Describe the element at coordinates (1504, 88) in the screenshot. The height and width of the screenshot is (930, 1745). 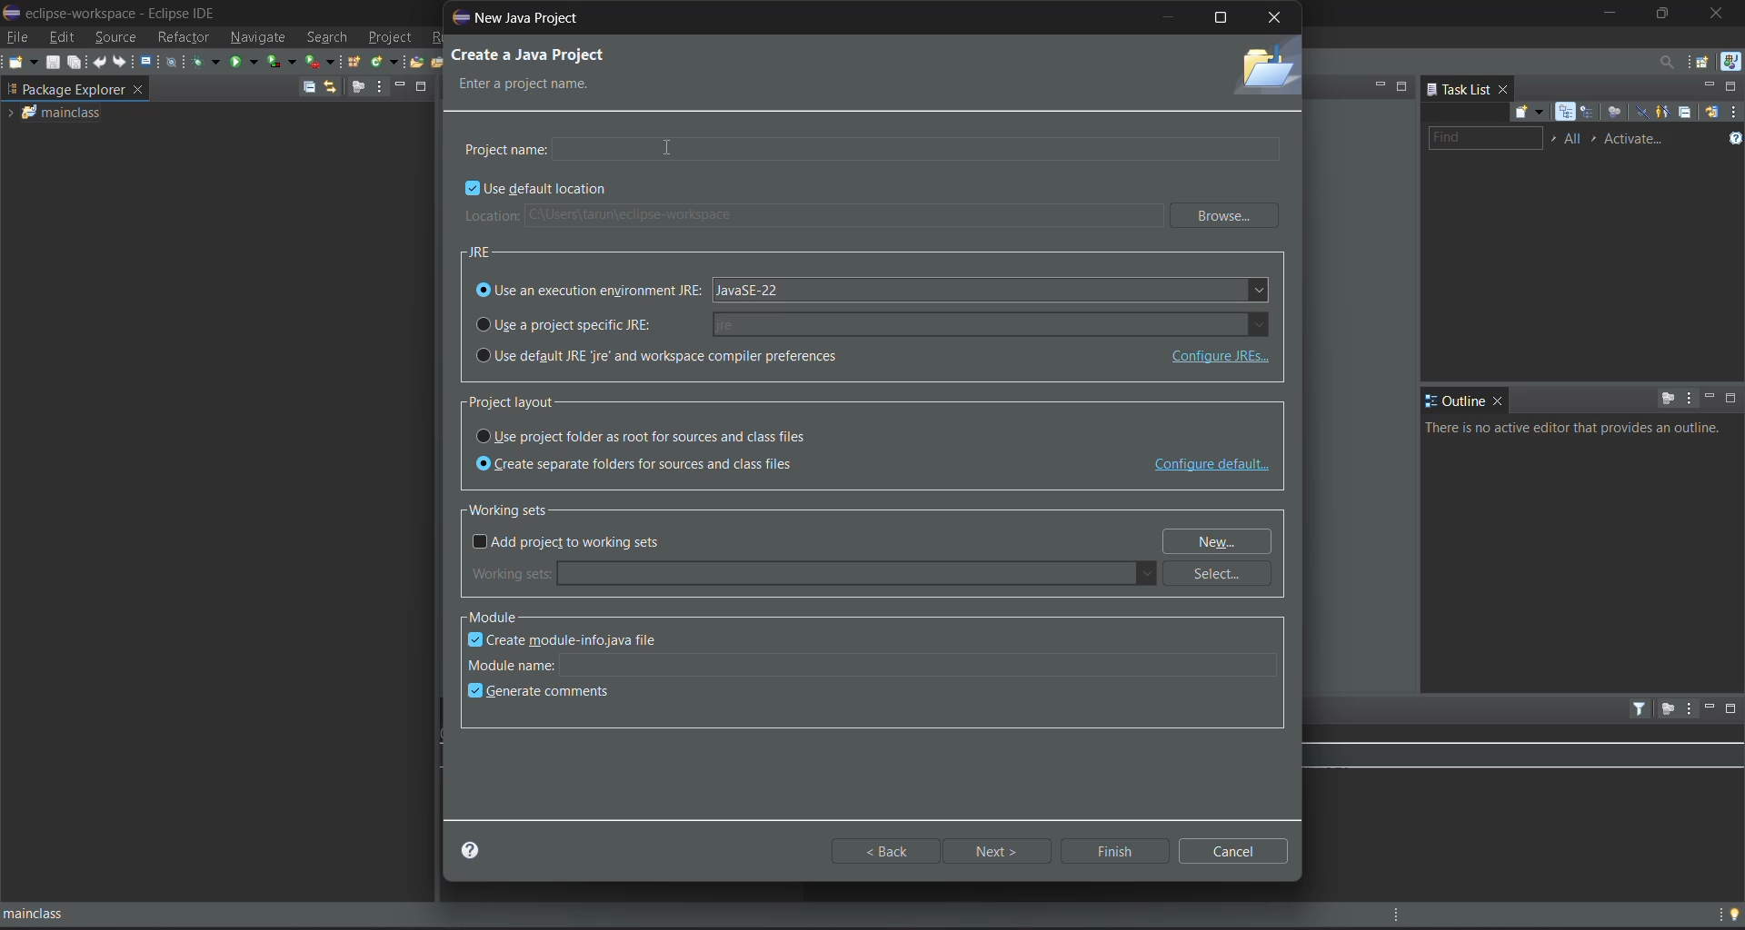
I see `close` at that location.